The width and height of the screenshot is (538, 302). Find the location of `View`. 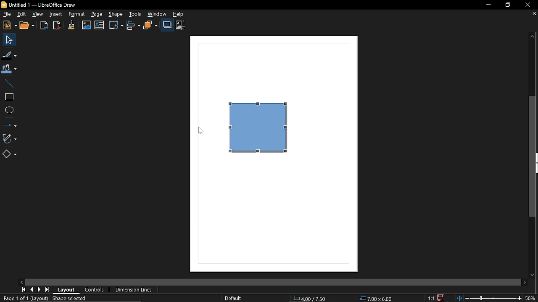

View is located at coordinates (38, 14).